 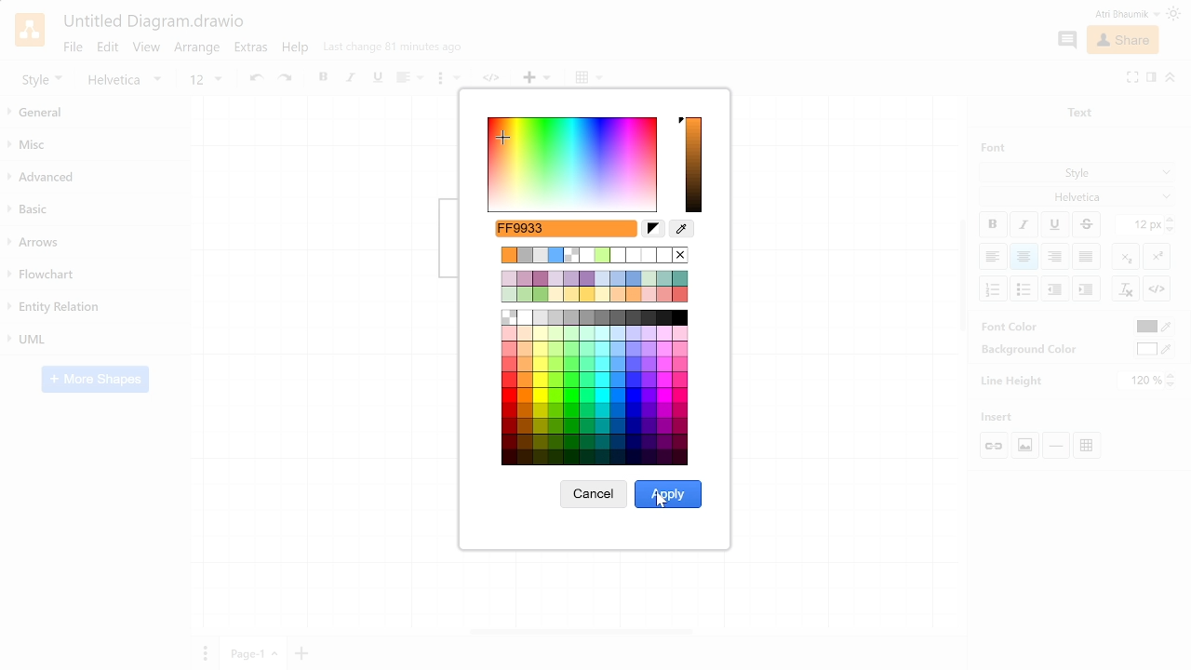 I want to click on Italic, so click(x=1024, y=225).